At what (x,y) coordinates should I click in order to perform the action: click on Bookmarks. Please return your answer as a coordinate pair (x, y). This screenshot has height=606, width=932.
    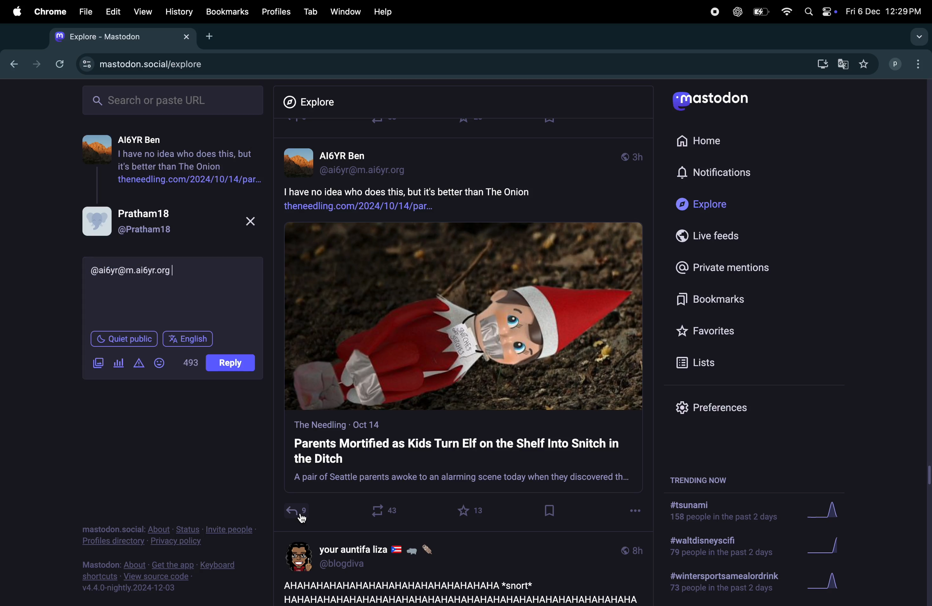
    Looking at the image, I should click on (715, 301).